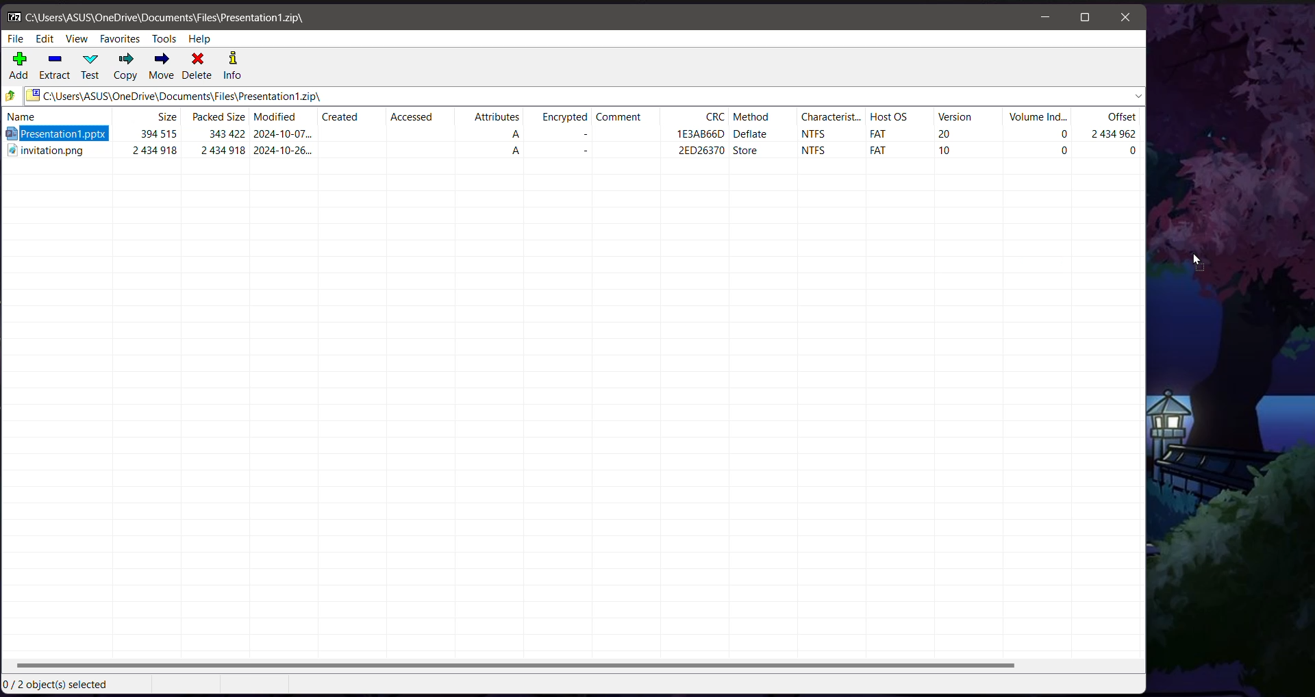 The height and width of the screenshot is (697, 1315). Describe the element at coordinates (216, 118) in the screenshot. I see ` Packed Size` at that location.